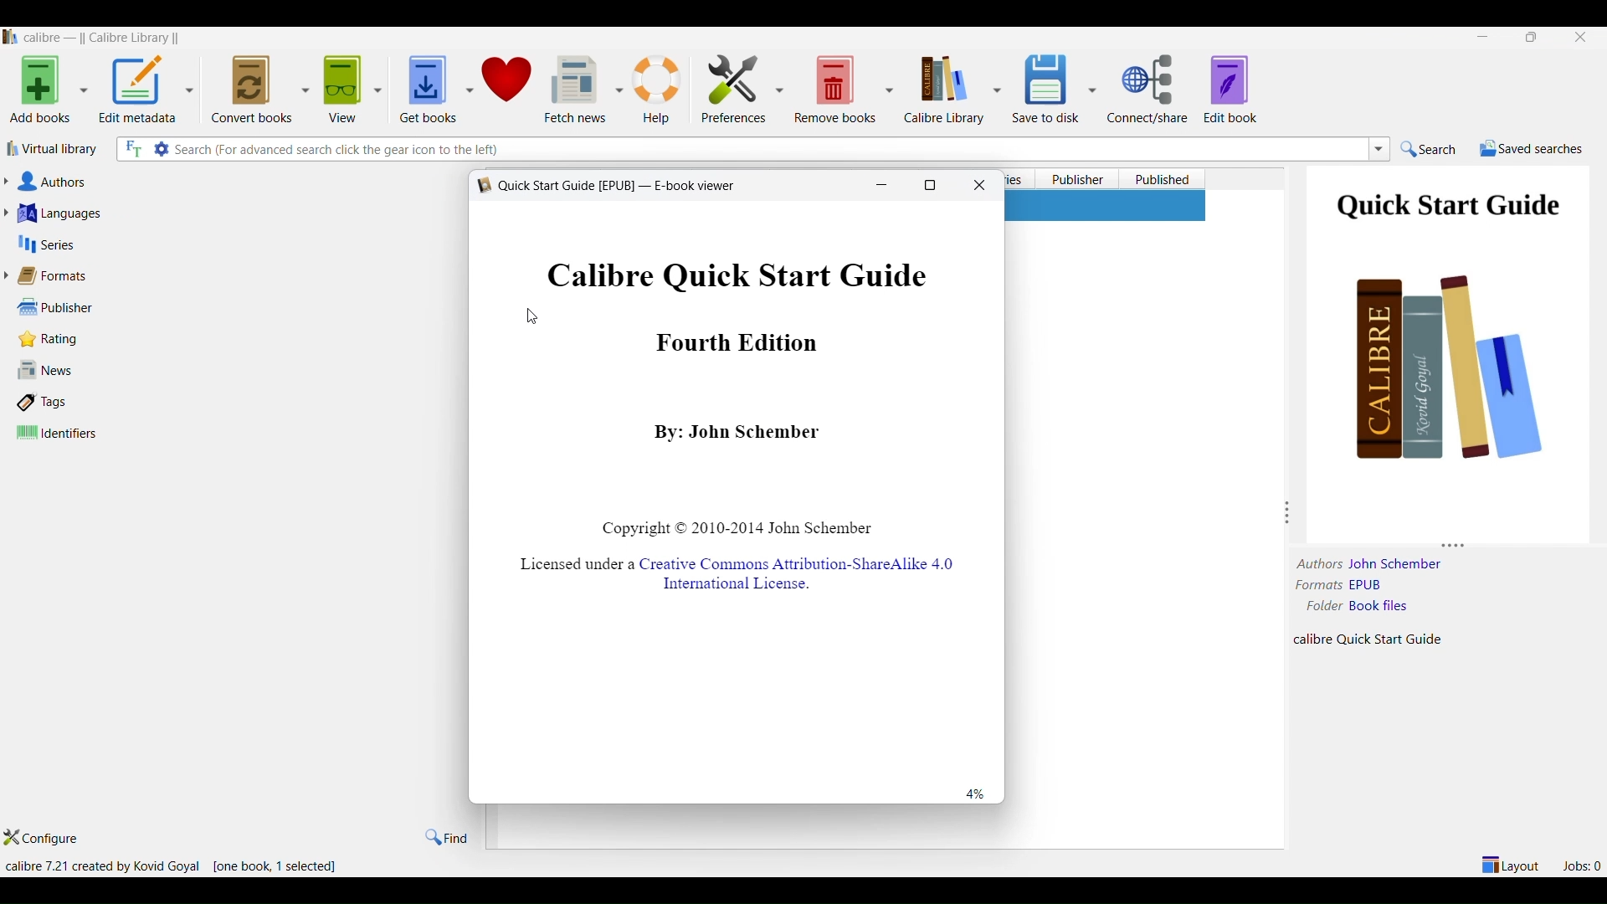  Describe the element at coordinates (1162, 177) in the screenshot. I see `published` at that location.